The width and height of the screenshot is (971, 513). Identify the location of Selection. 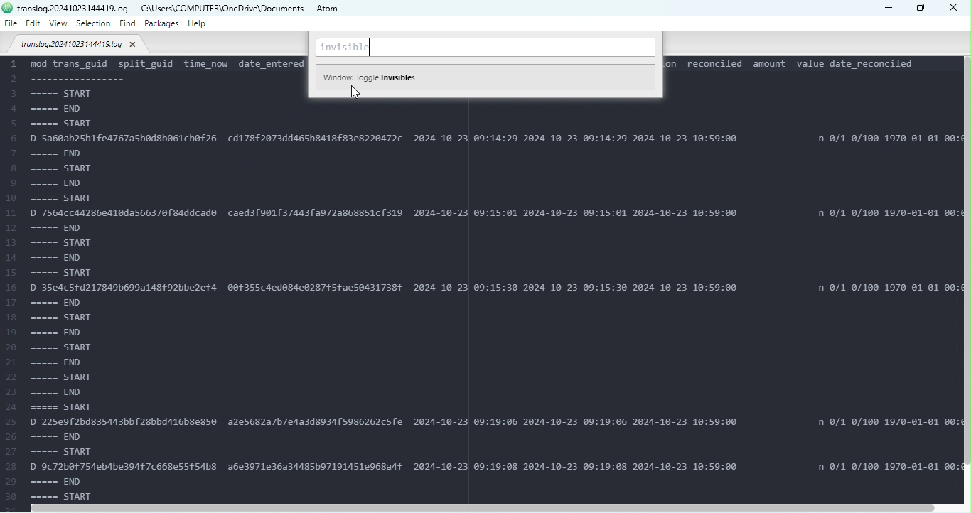
(95, 24).